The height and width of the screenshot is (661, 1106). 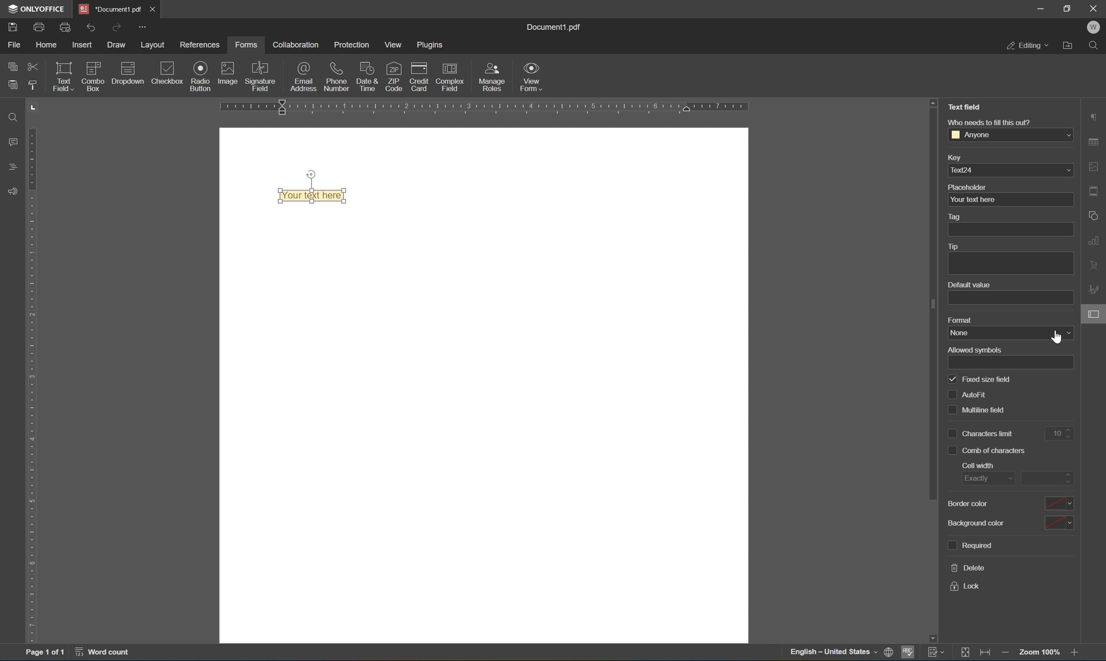 What do you see at coordinates (1096, 191) in the screenshot?
I see `header and footer settings` at bounding box center [1096, 191].